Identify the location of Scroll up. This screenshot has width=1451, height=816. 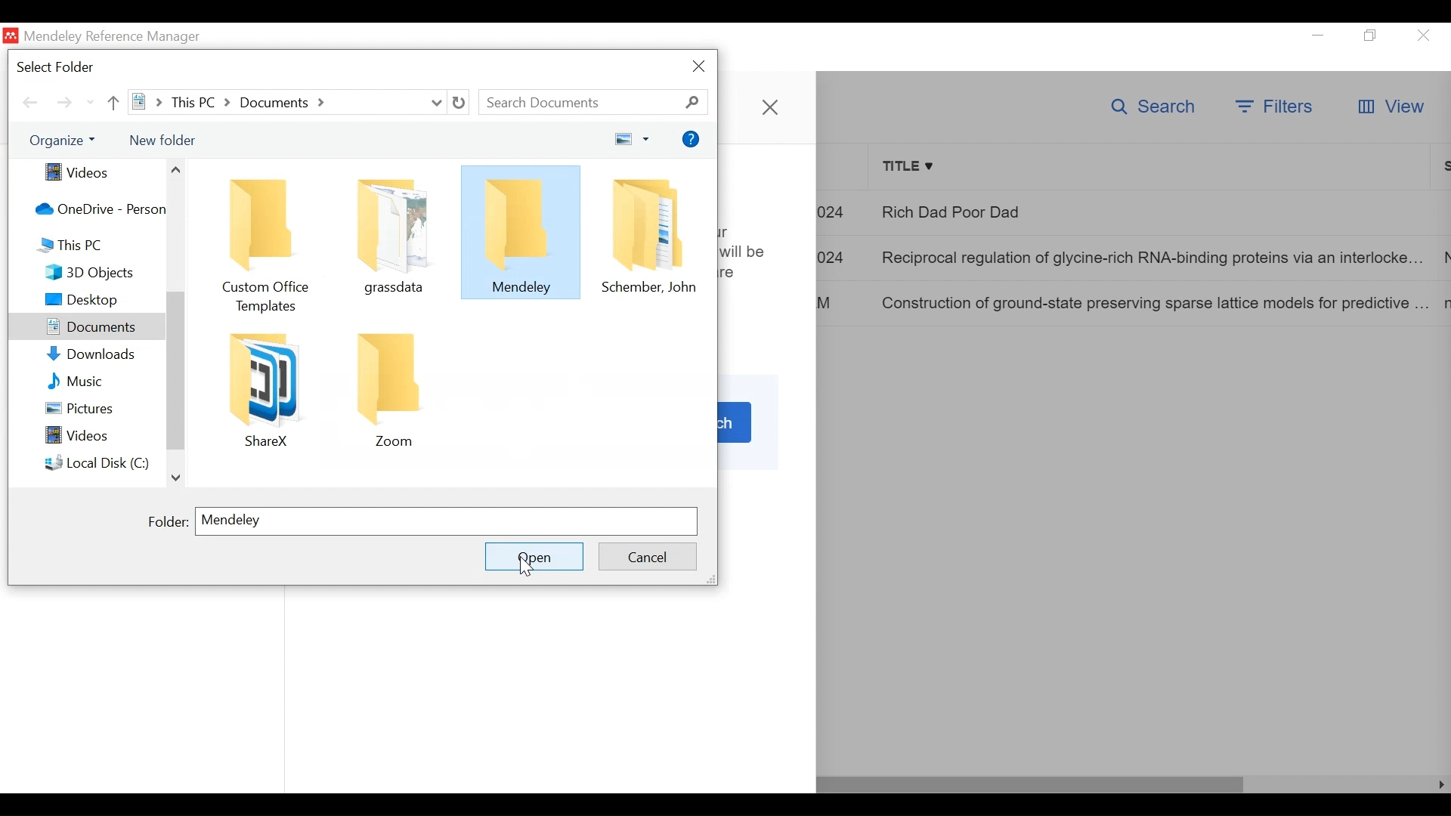
(175, 168).